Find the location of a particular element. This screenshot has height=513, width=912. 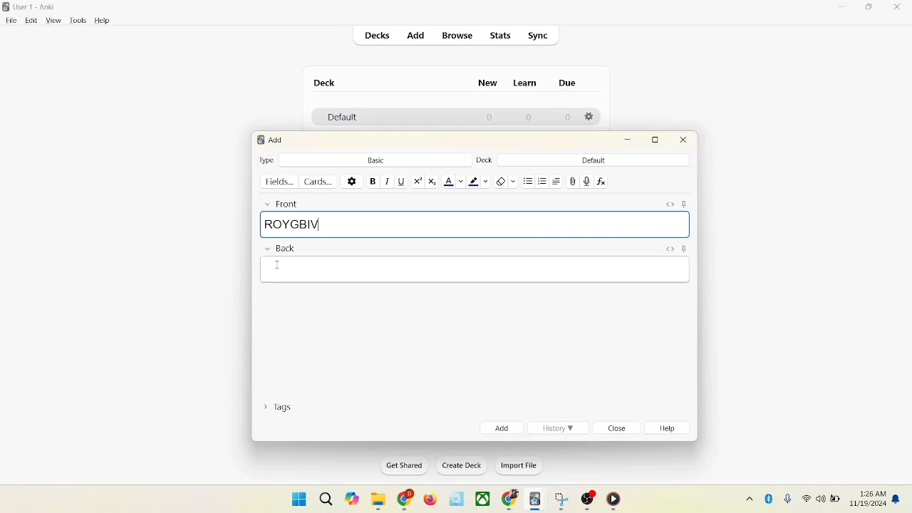

logo is located at coordinates (259, 140).